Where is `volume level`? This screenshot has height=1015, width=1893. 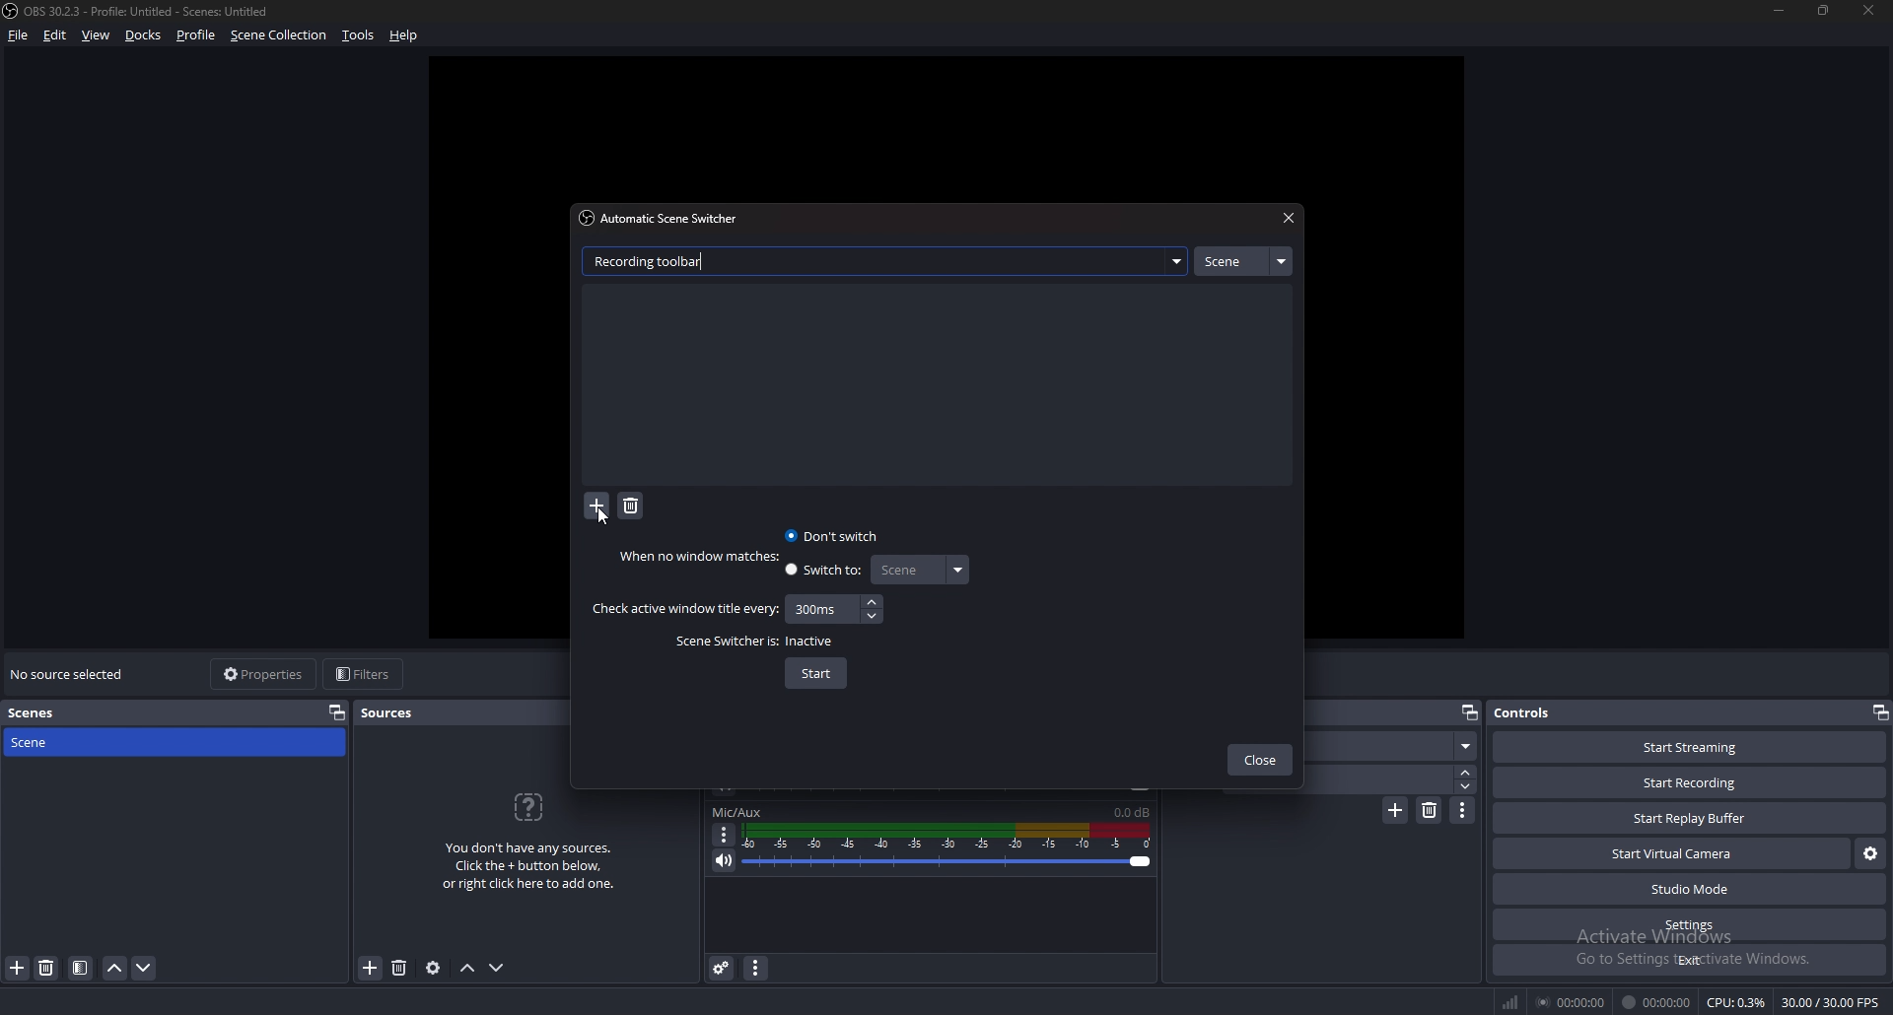 volume level is located at coordinates (1132, 812).